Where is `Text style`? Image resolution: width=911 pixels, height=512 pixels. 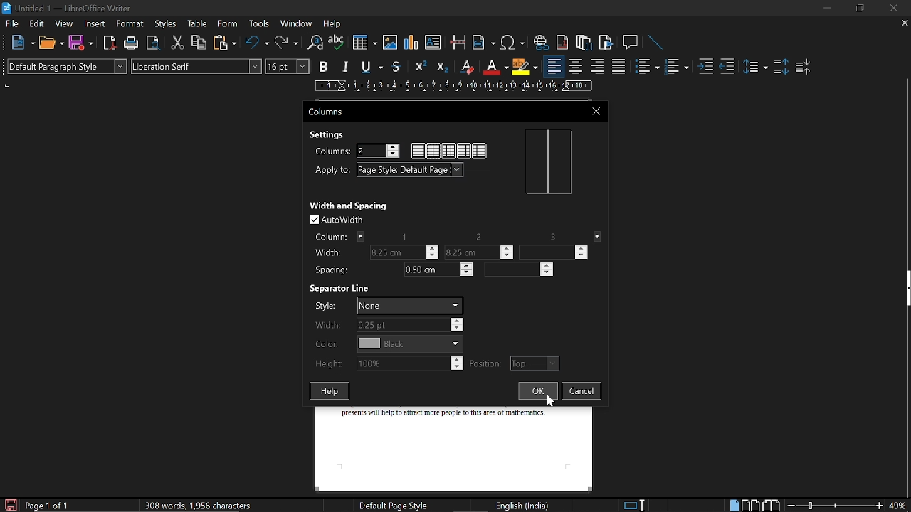
Text style is located at coordinates (196, 65).